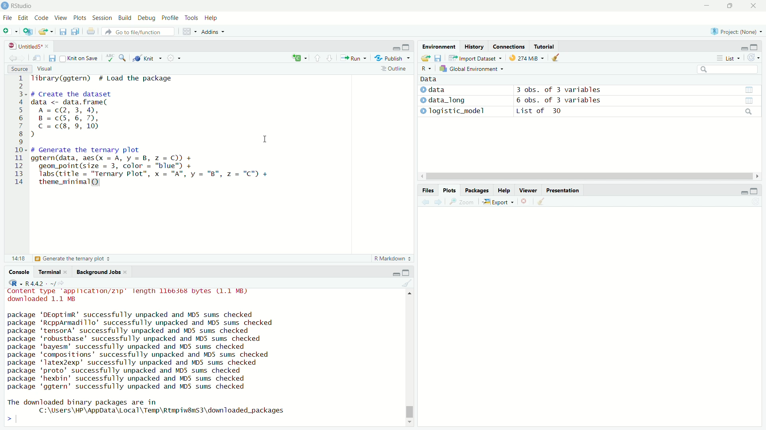 The height and width of the screenshot is (430, 766). Describe the element at coordinates (407, 284) in the screenshot. I see `clear` at that location.